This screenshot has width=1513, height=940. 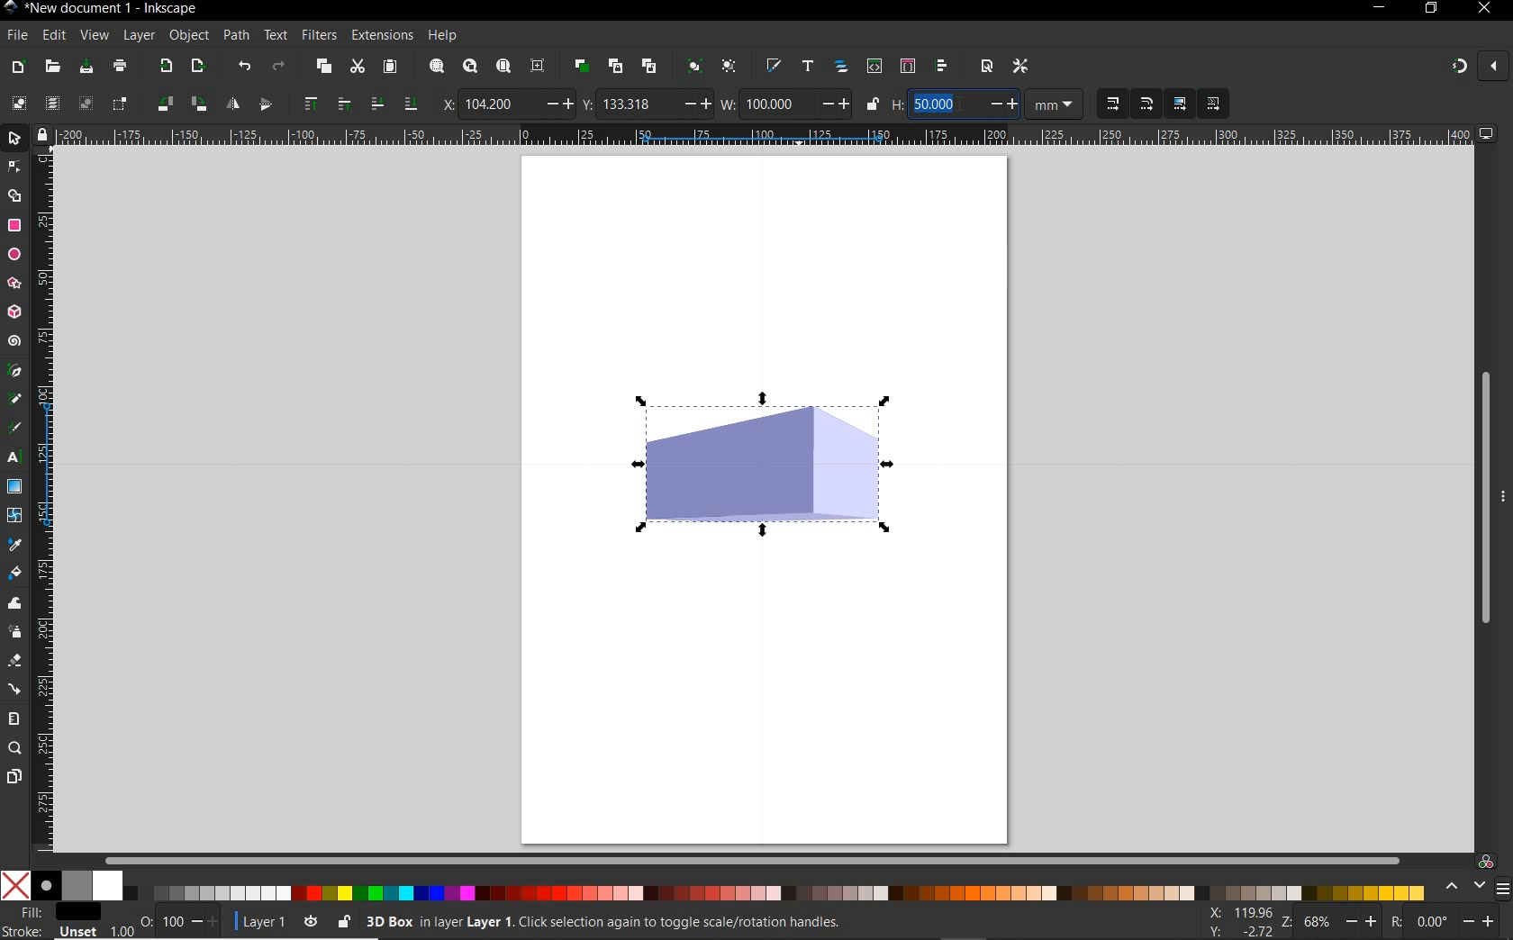 What do you see at coordinates (163, 104) in the screenshot?
I see `object rotate` at bounding box center [163, 104].